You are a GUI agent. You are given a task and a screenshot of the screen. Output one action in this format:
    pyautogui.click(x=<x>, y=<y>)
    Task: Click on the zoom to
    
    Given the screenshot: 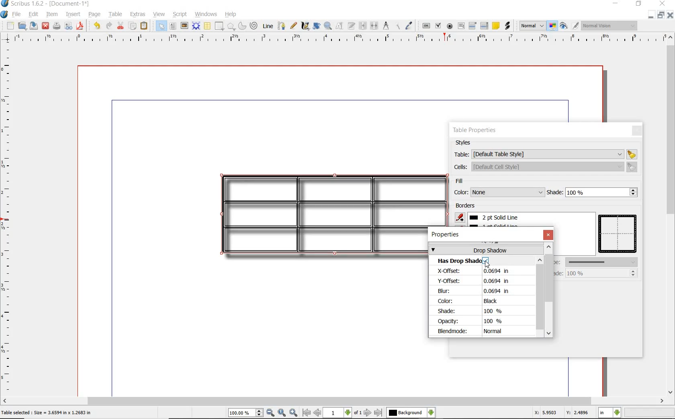 What is the action you would take?
    pyautogui.click(x=282, y=413)
    